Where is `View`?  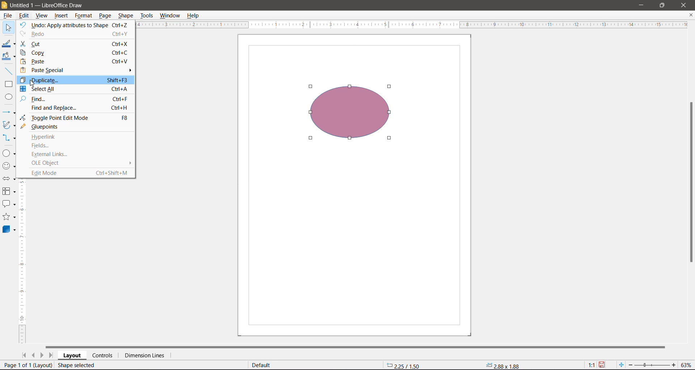 View is located at coordinates (42, 15).